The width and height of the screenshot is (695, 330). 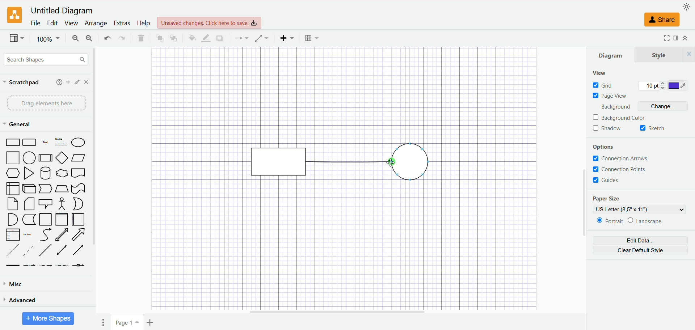 What do you see at coordinates (13, 267) in the screenshot?
I see `Link` at bounding box center [13, 267].